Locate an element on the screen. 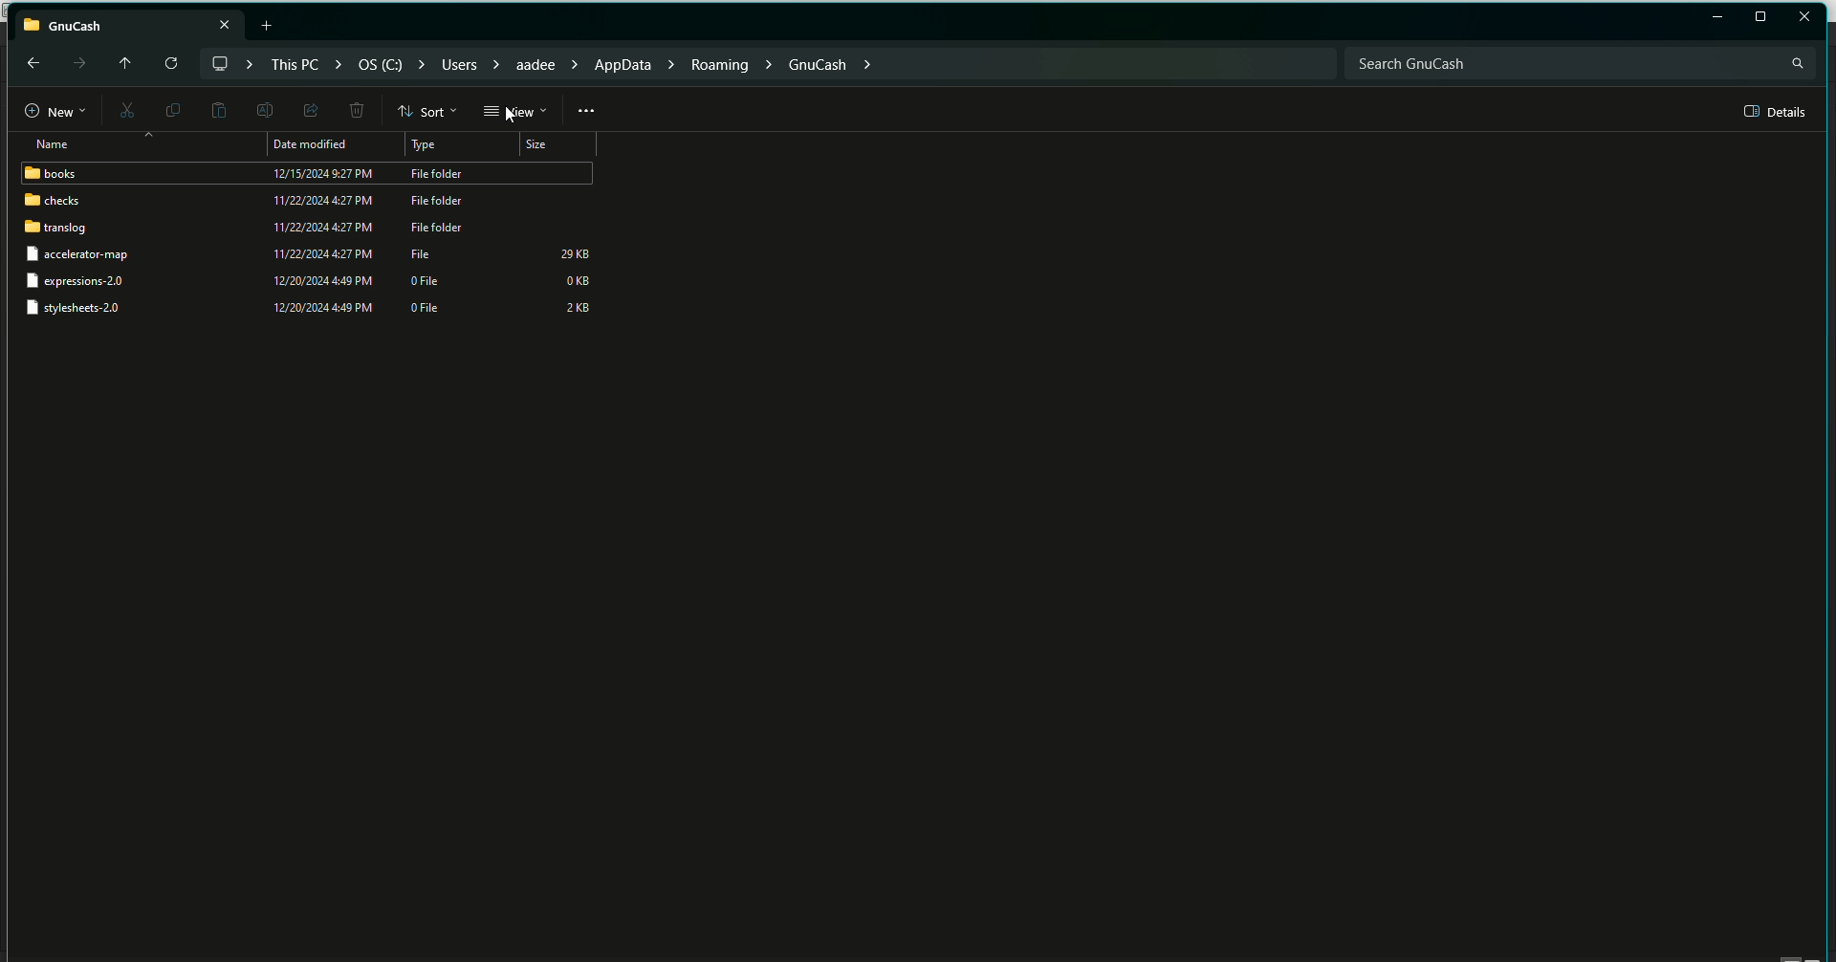 This screenshot has width=1836, height=962. Share is located at coordinates (308, 109).